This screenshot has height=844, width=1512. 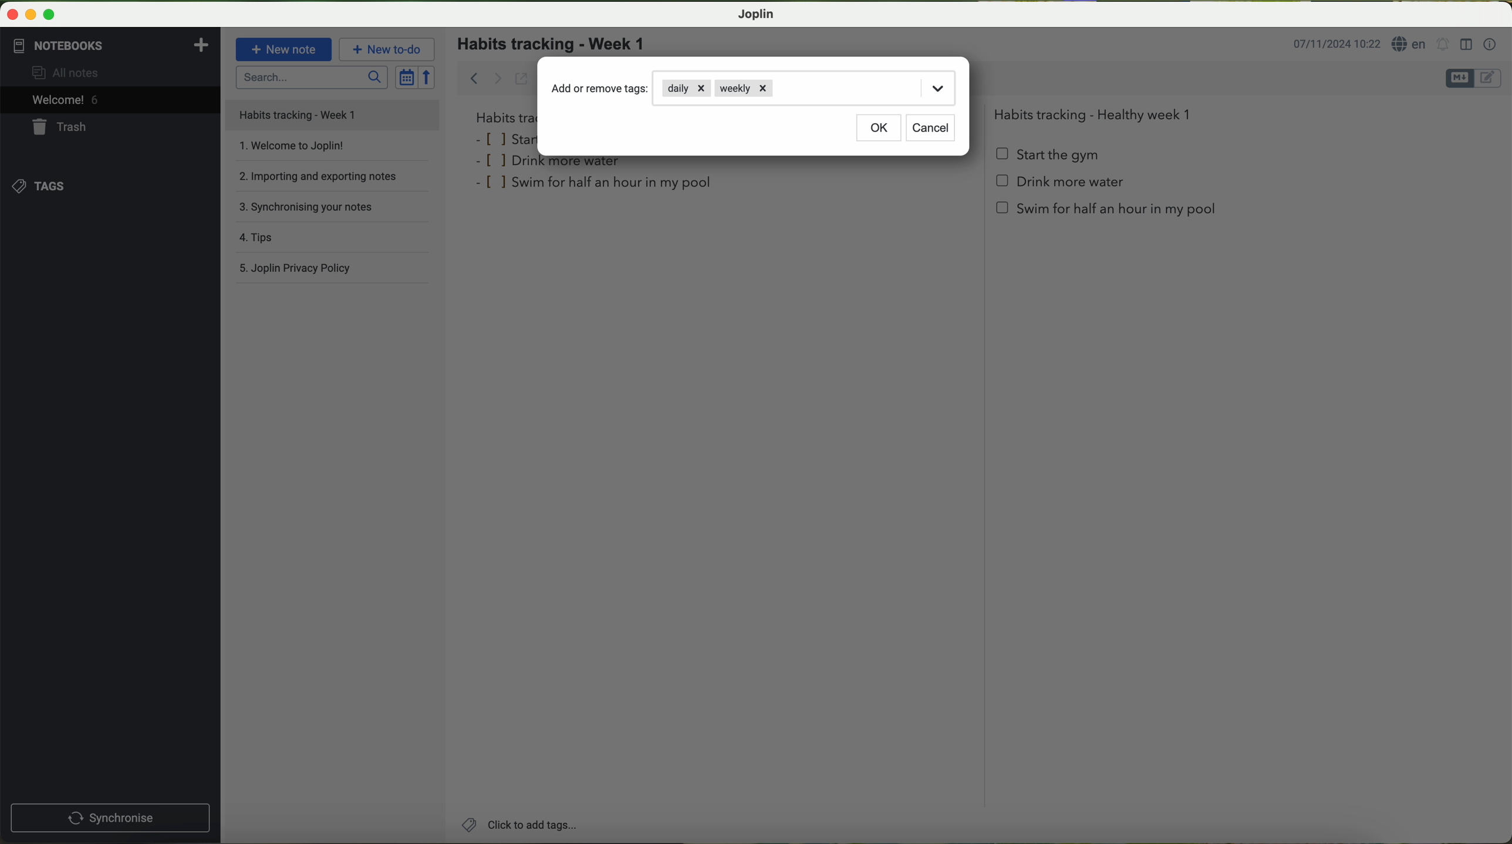 What do you see at coordinates (1108, 212) in the screenshot?
I see `swim for half an hour in my pool` at bounding box center [1108, 212].